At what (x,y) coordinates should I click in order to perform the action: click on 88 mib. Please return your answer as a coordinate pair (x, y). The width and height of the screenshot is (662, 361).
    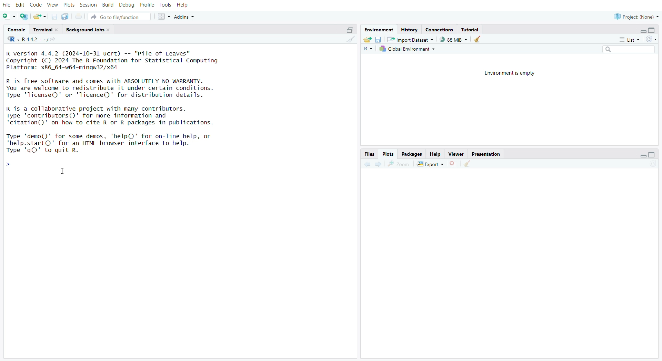
    Looking at the image, I should click on (453, 40).